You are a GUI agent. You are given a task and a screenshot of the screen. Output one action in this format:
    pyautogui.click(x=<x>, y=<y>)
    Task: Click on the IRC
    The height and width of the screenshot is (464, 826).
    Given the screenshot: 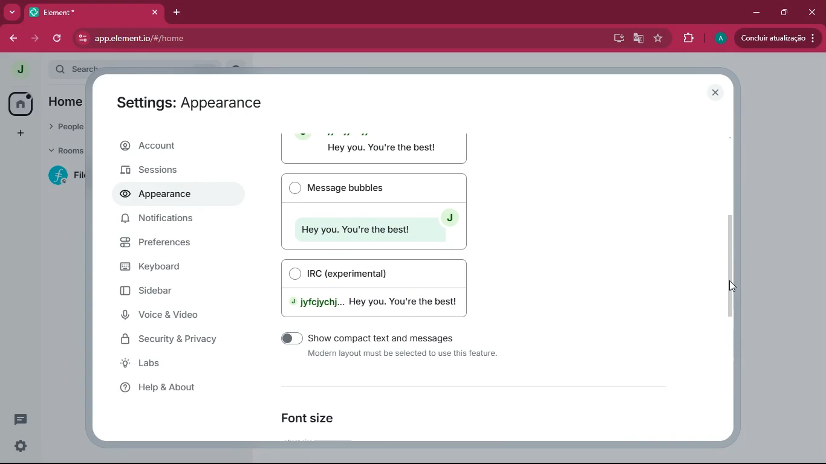 What is the action you would take?
    pyautogui.click(x=379, y=286)
    